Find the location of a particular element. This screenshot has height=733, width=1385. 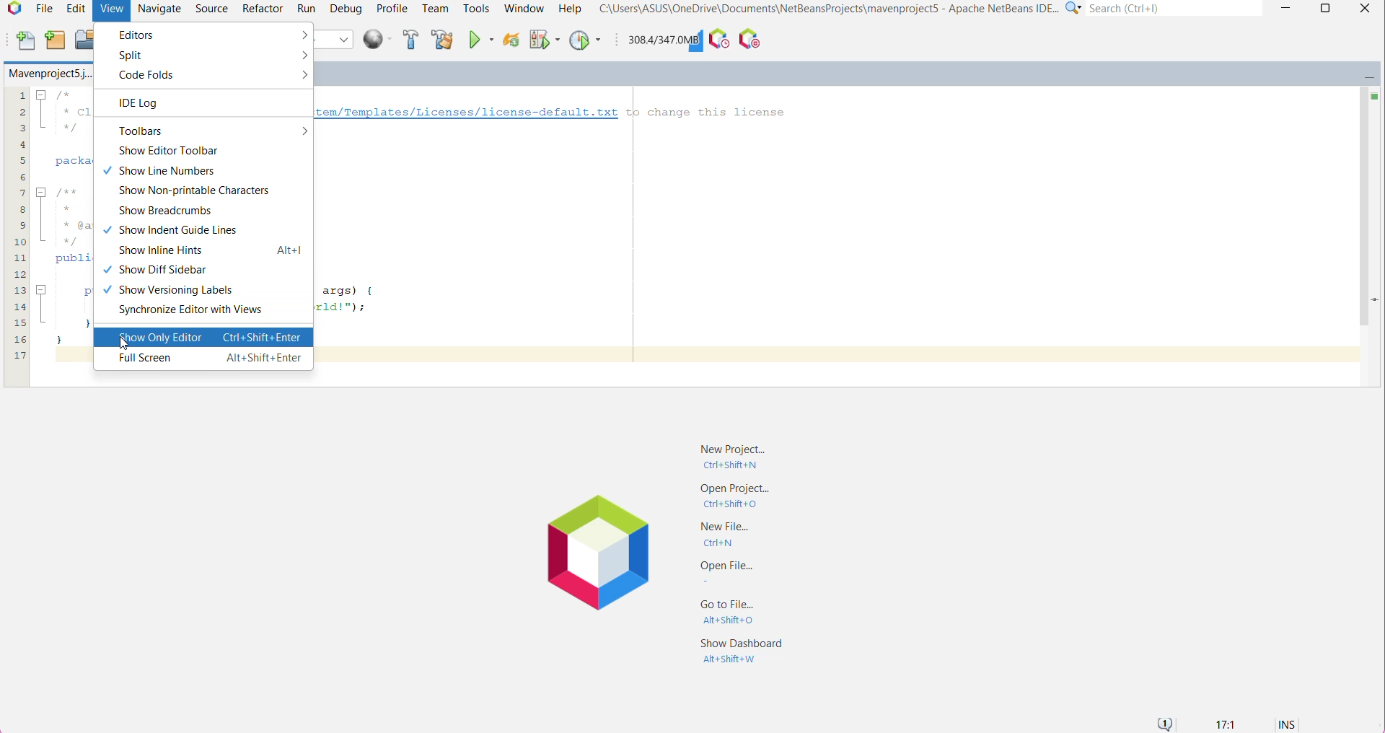

Window is located at coordinates (523, 8).